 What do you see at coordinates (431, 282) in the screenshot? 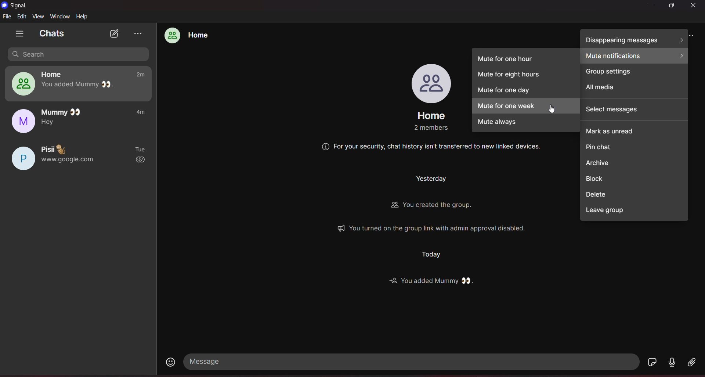
I see `` at bounding box center [431, 282].